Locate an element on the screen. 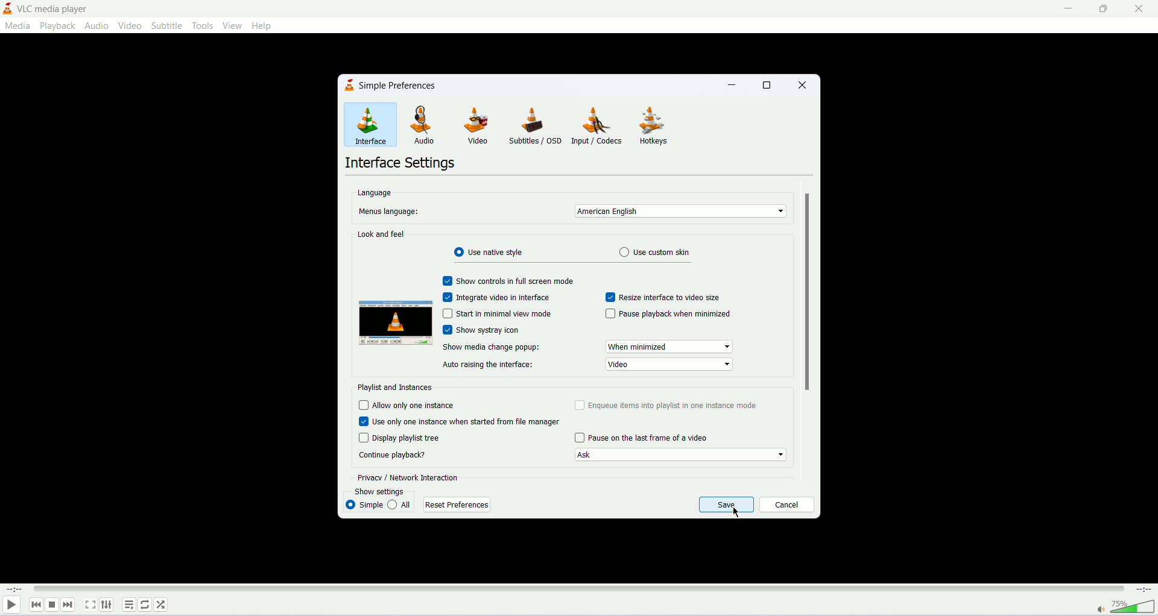 The height and width of the screenshot is (616, 1158). display playlist tree is located at coordinates (400, 438).